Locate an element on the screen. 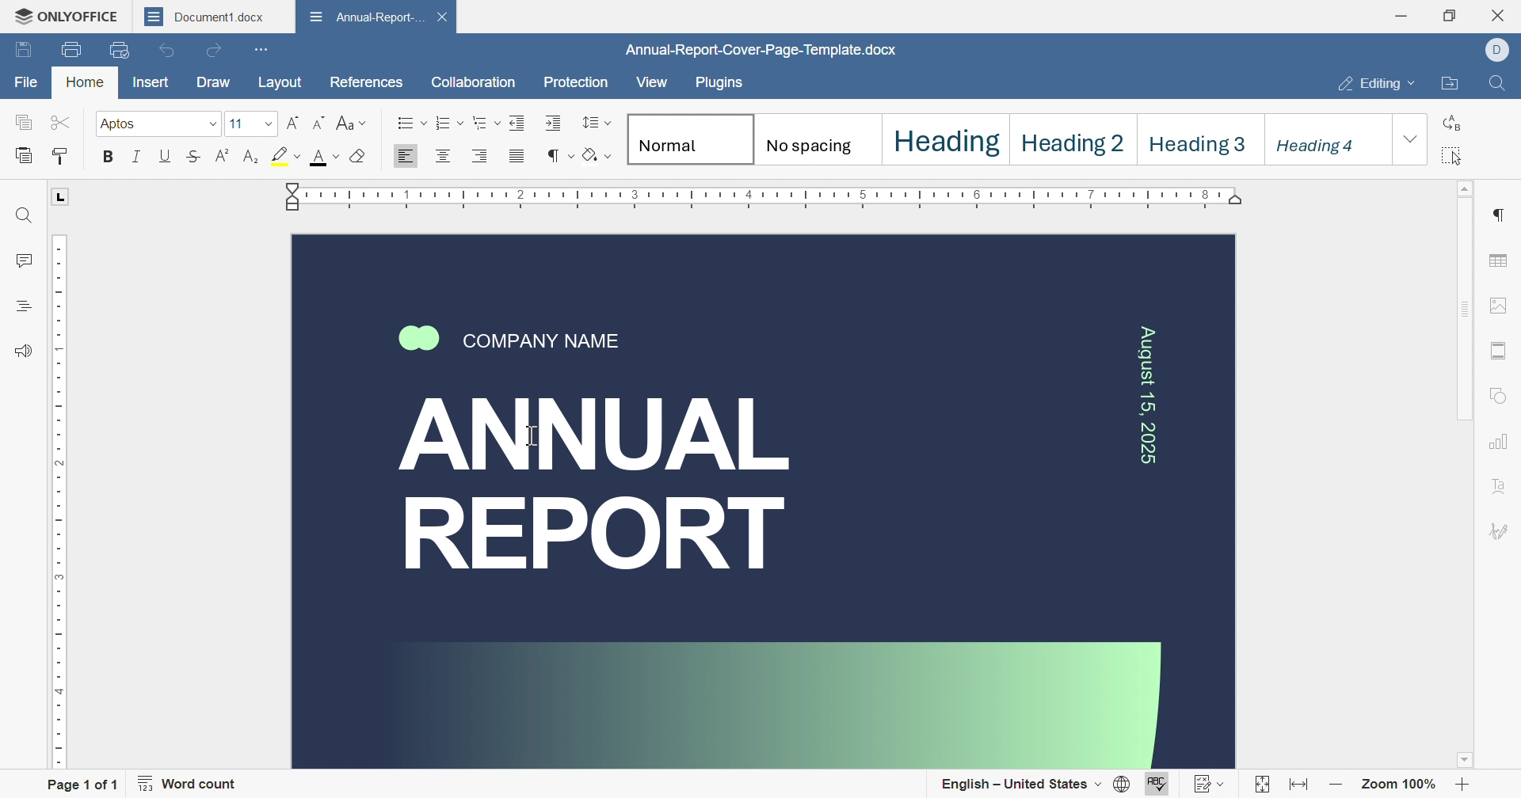  close is located at coordinates (1500, 17).